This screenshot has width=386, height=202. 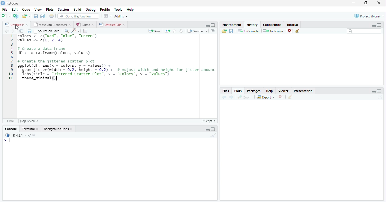 I want to click on Minimize, so click(x=373, y=26).